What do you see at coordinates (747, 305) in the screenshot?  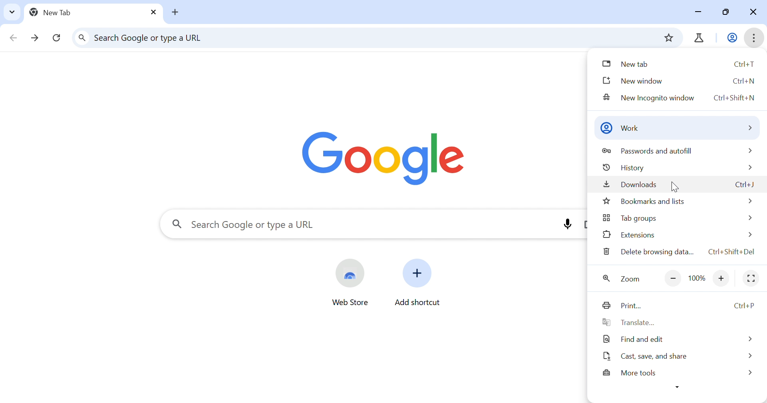 I see `Ctrl+P` at bounding box center [747, 305].